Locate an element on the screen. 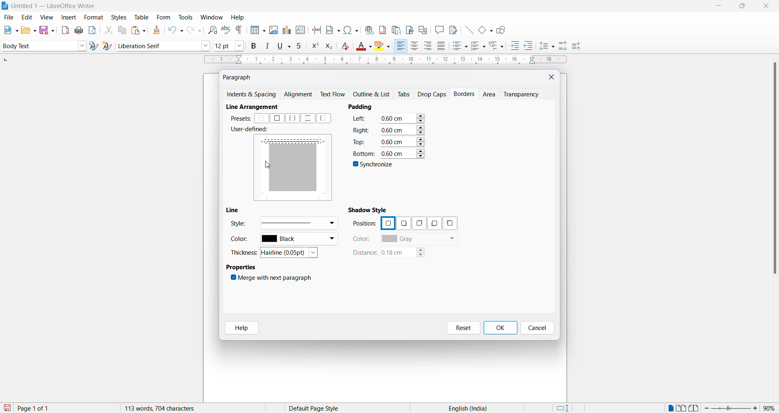 The image size is (779, 413). right and left is located at coordinates (293, 118).